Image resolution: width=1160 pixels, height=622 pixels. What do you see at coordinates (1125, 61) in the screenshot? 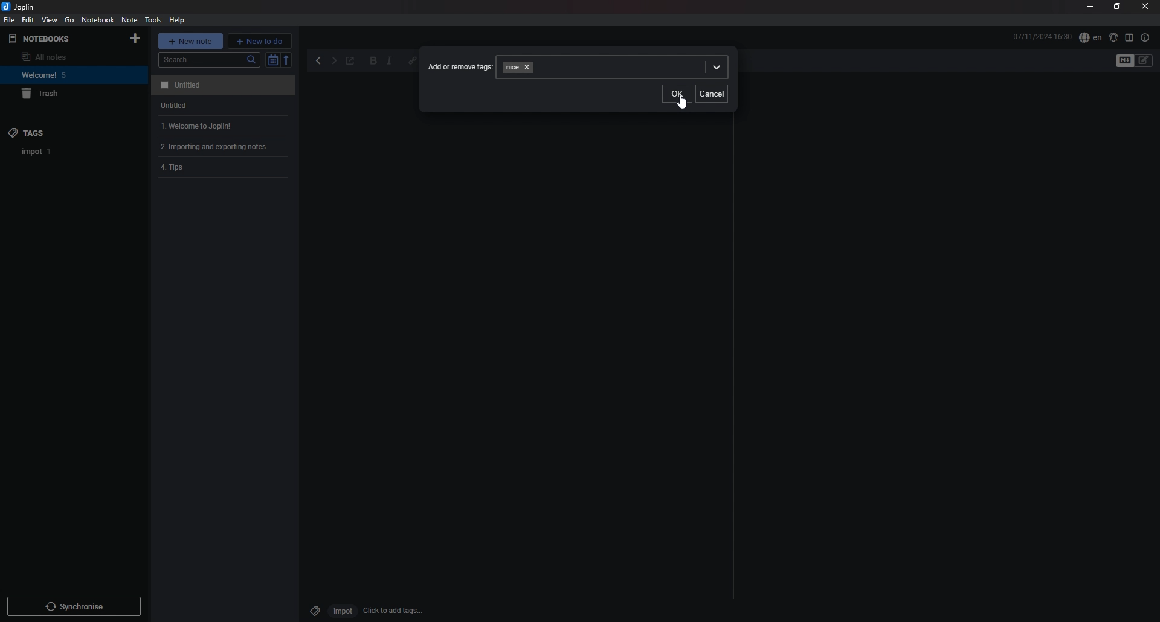
I see `toggle editors` at bounding box center [1125, 61].